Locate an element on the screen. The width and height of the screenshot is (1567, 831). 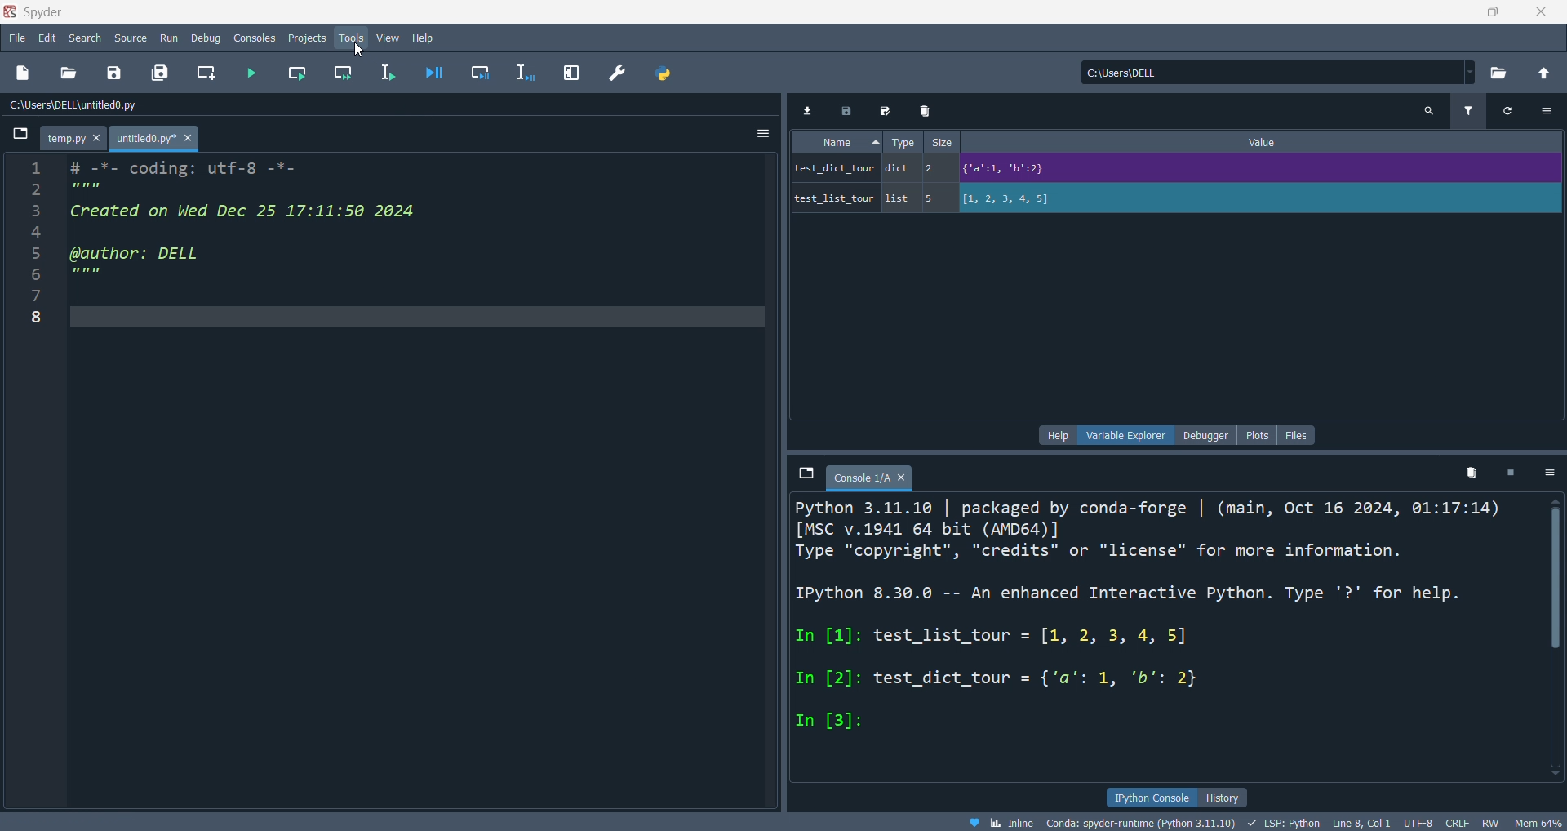
debug is located at coordinates (206, 38).